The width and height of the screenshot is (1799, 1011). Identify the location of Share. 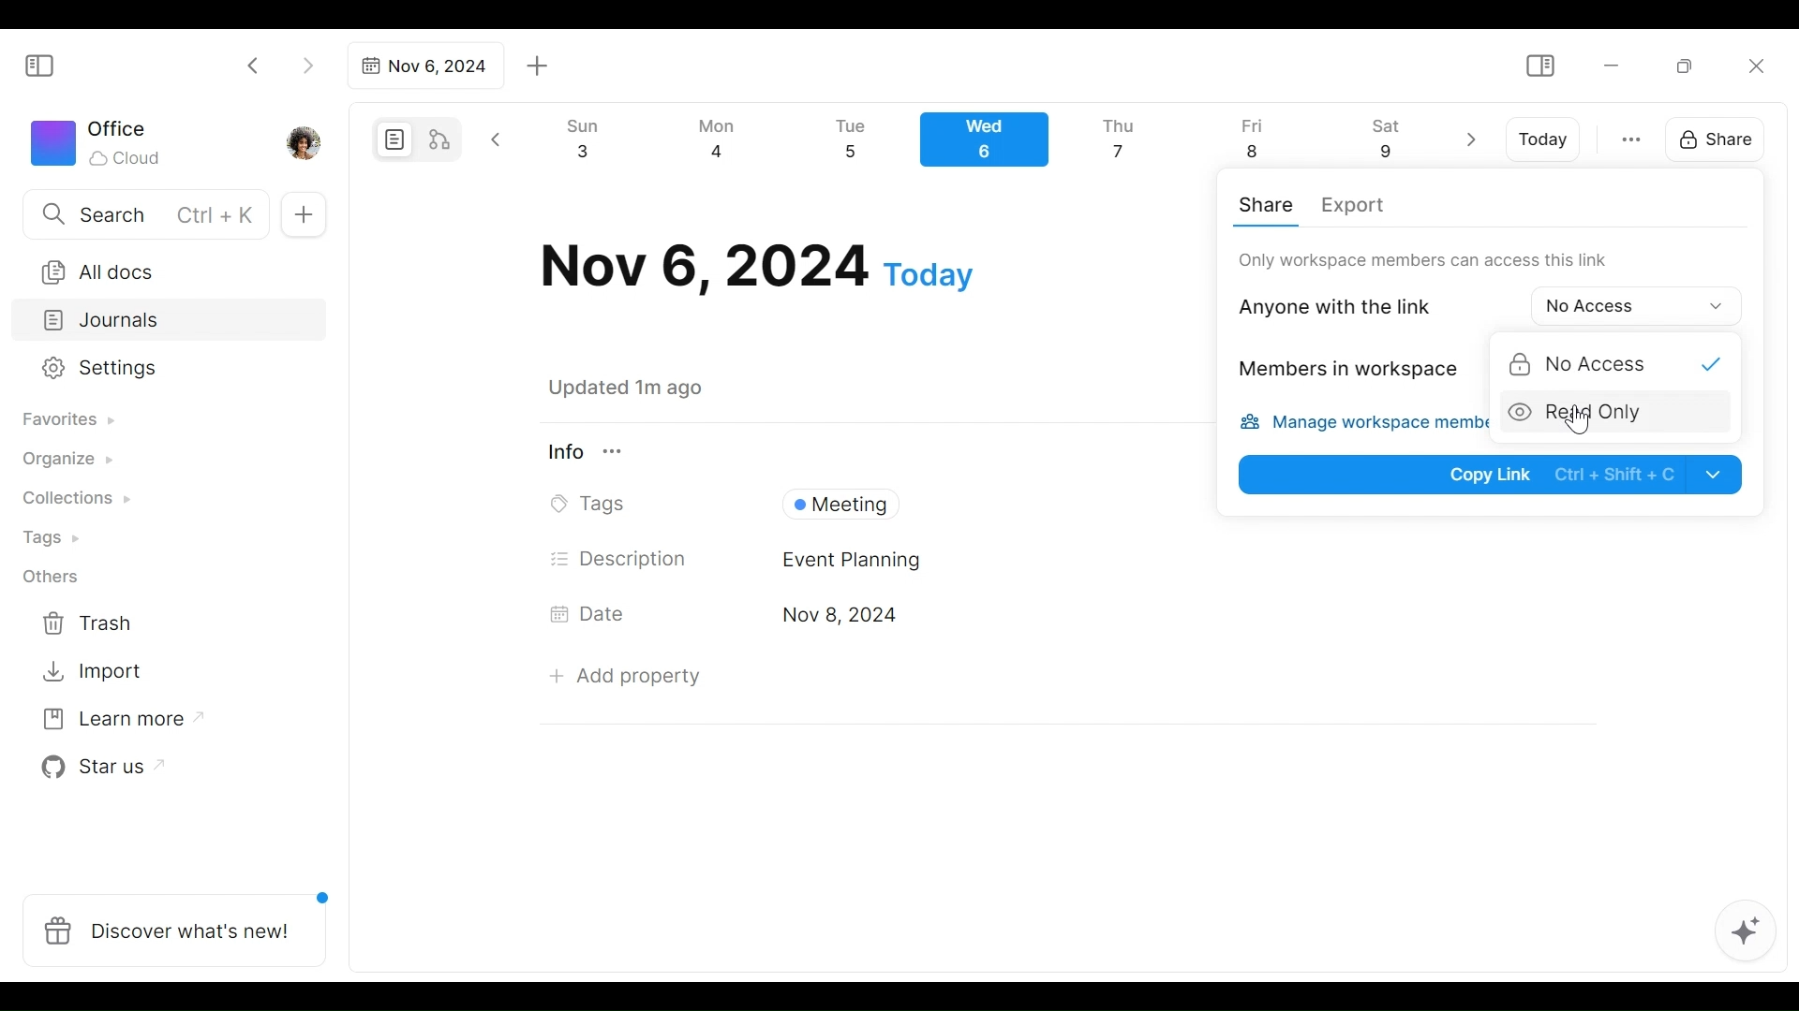
(1710, 138).